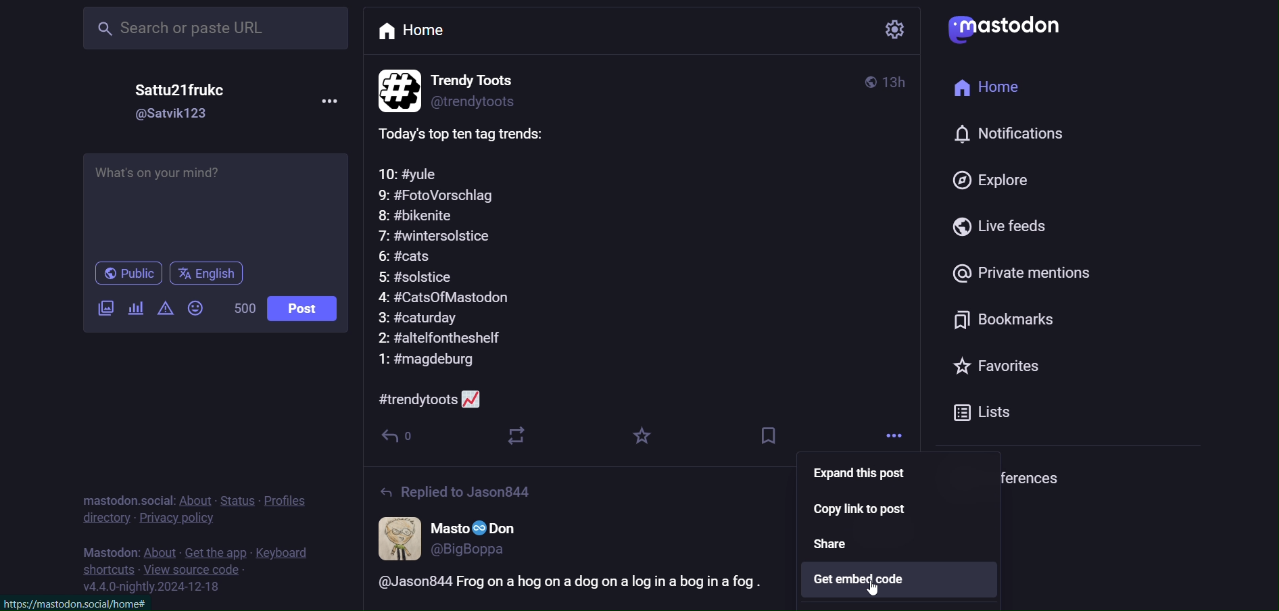 The height and width of the screenshot is (611, 1279). I want to click on get the app, so click(215, 549).